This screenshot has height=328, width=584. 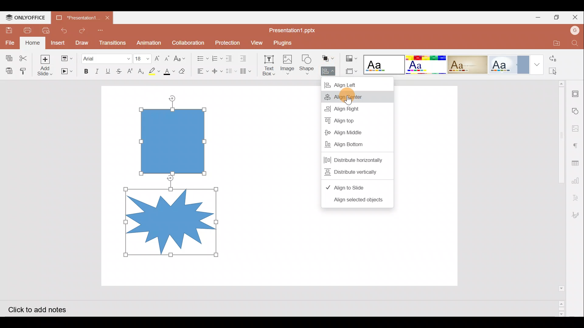 What do you see at coordinates (425, 65) in the screenshot?
I see `Basic` at bounding box center [425, 65].